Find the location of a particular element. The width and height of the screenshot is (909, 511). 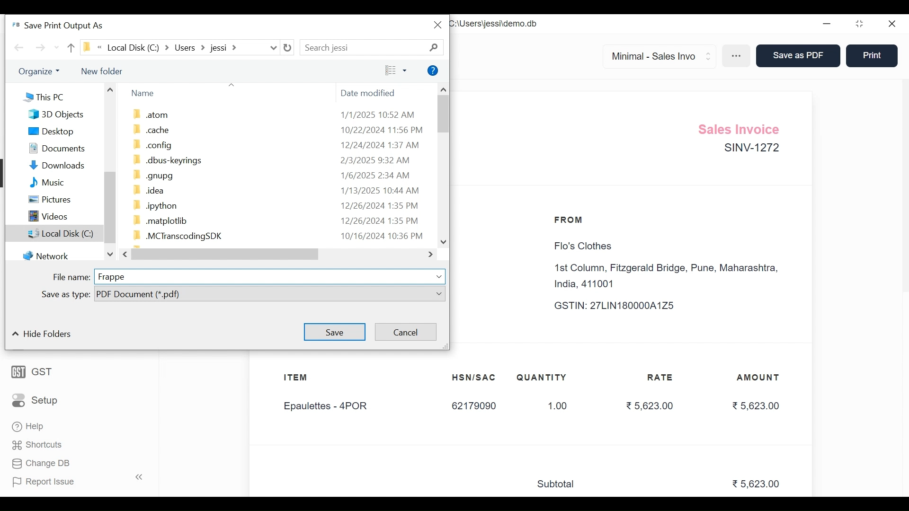

Music is located at coordinates (44, 182).